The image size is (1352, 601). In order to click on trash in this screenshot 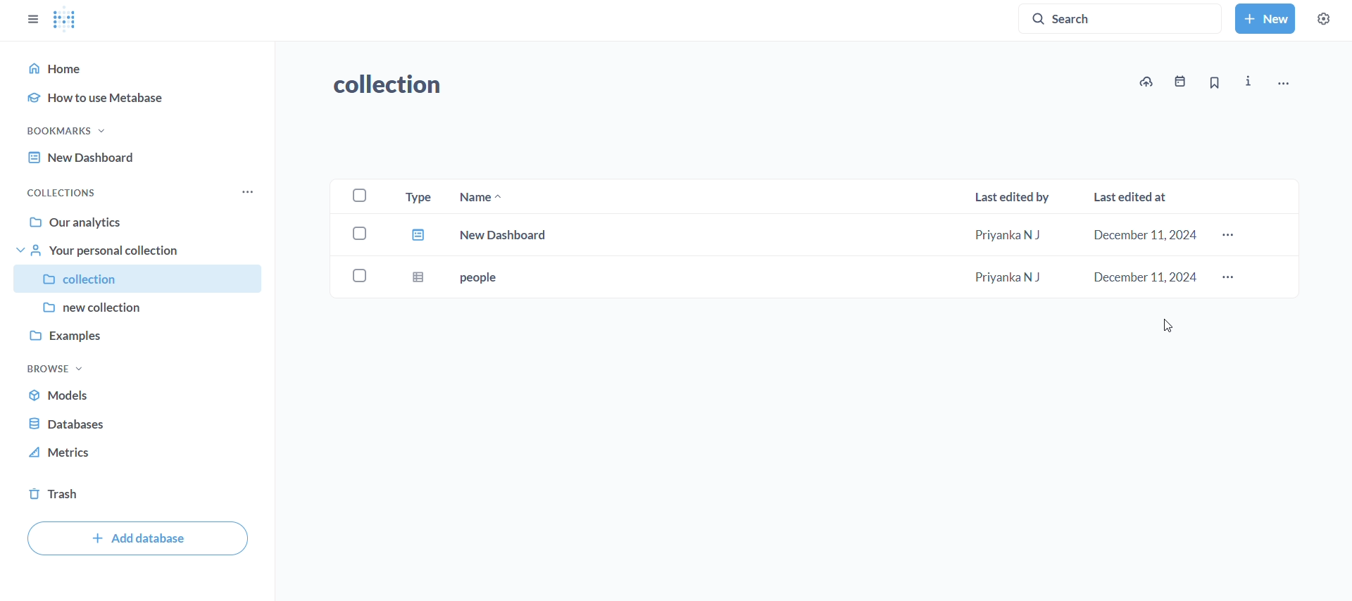, I will do `click(59, 495)`.